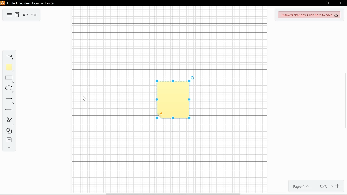 Image resolution: width=347 pixels, height=195 pixels. Describe the element at coordinates (9, 77) in the screenshot. I see `Rectangle` at that location.